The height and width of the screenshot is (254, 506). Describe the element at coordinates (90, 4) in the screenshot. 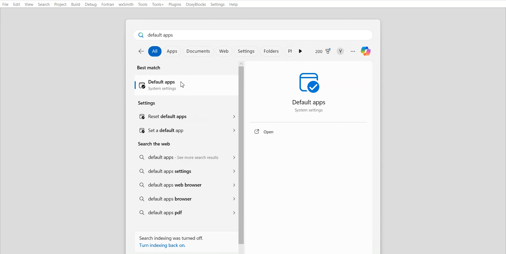

I see `Debug` at that location.